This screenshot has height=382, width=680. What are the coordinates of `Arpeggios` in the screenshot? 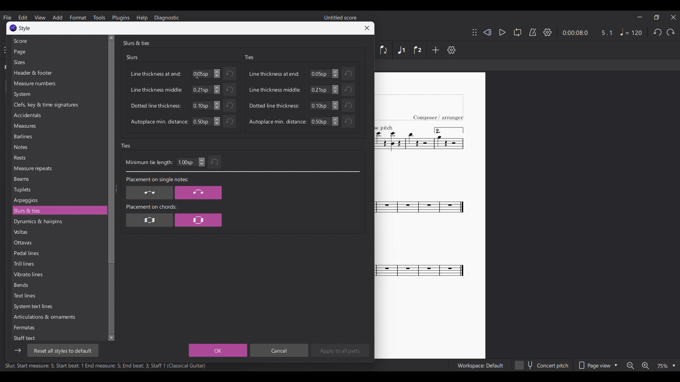 It's located at (58, 200).